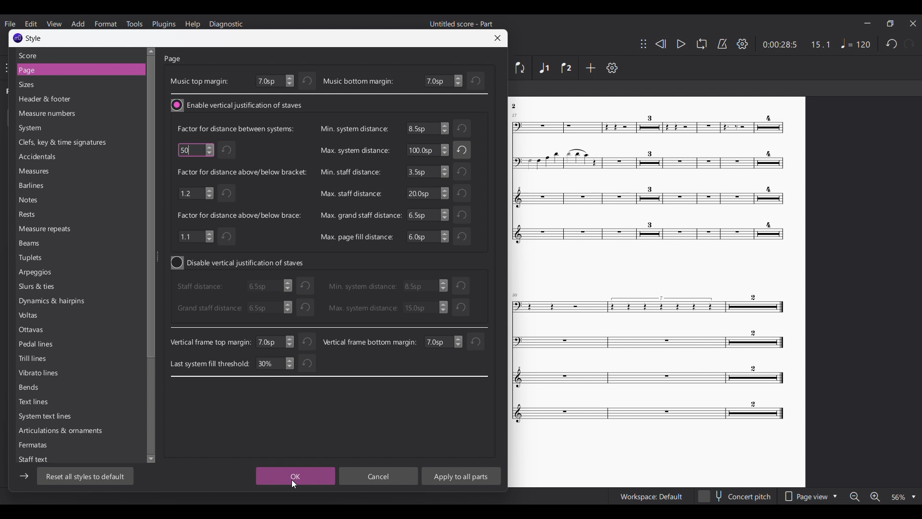 Image resolution: width=922 pixels, height=519 pixels. I want to click on Min. system distance, so click(362, 286).